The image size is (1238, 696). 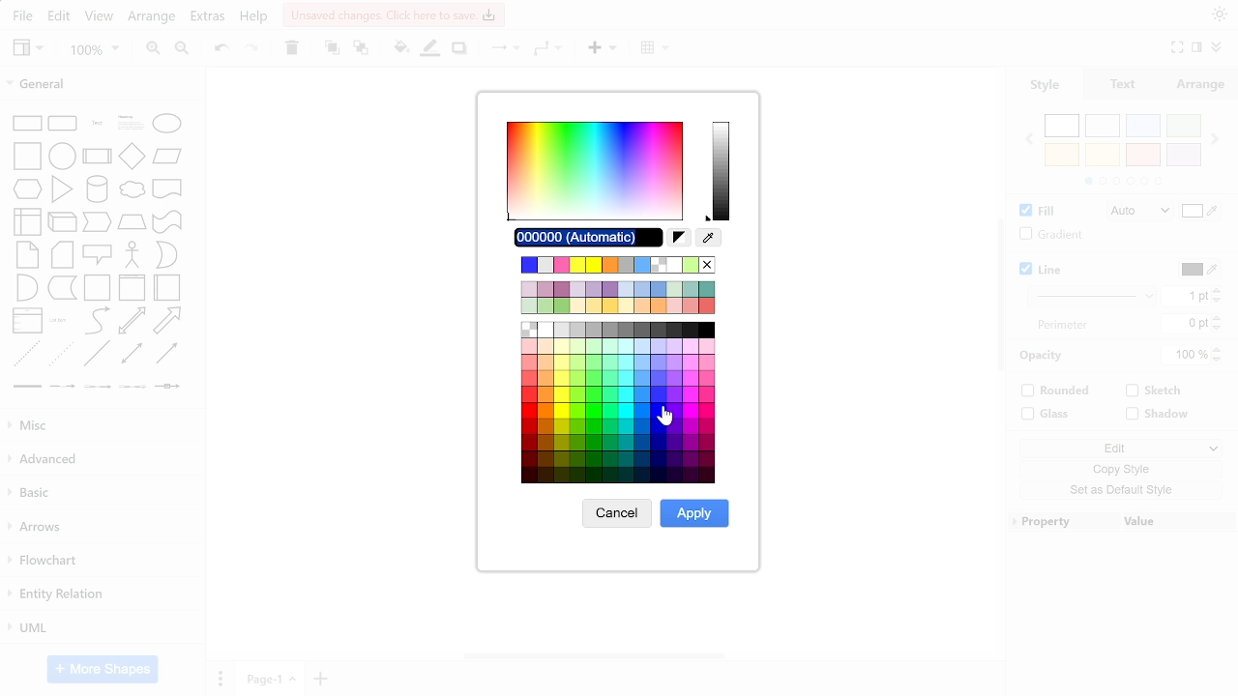 I want to click on cancel, so click(x=617, y=513).